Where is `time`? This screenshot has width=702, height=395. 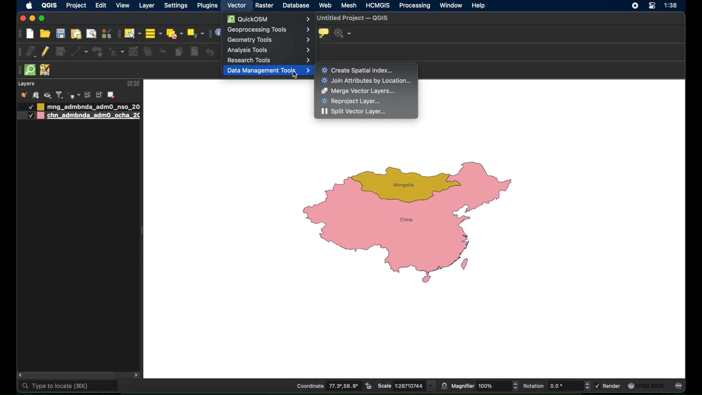
time is located at coordinates (672, 6).